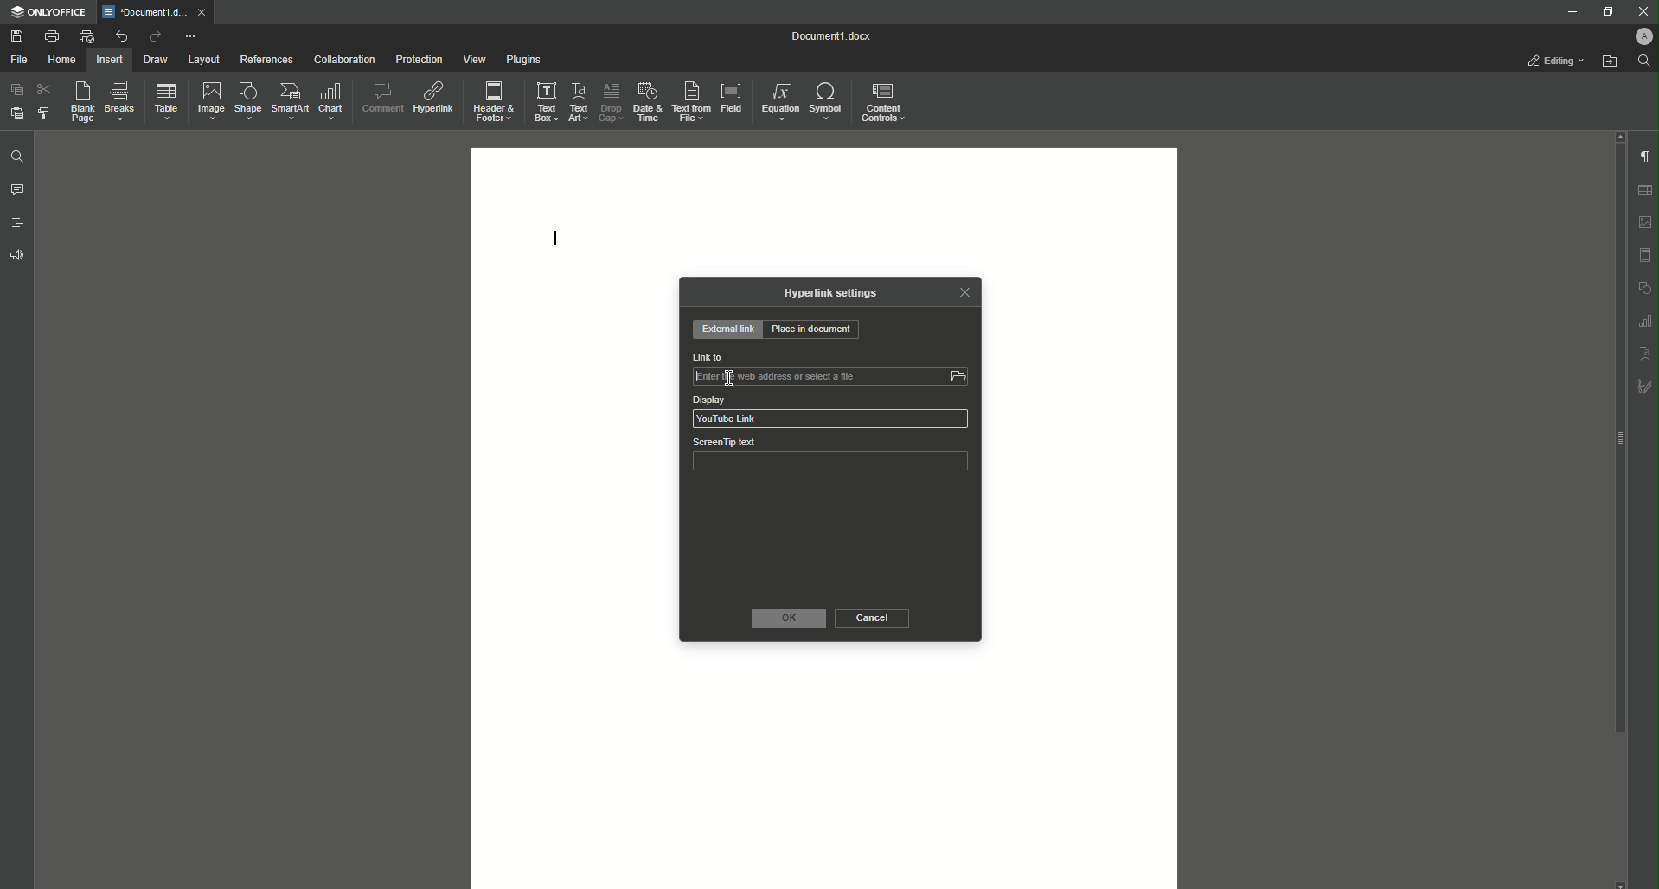 The image size is (1659, 889). What do you see at coordinates (51, 35) in the screenshot?
I see `Print` at bounding box center [51, 35].